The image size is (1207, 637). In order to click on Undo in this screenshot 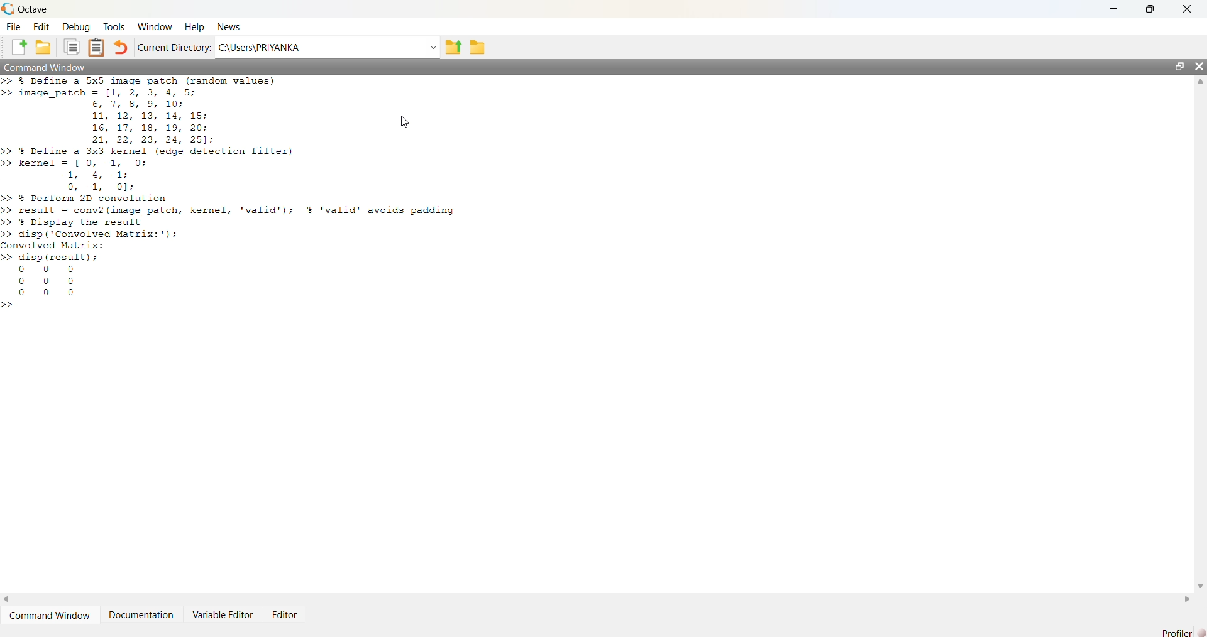, I will do `click(121, 46)`.